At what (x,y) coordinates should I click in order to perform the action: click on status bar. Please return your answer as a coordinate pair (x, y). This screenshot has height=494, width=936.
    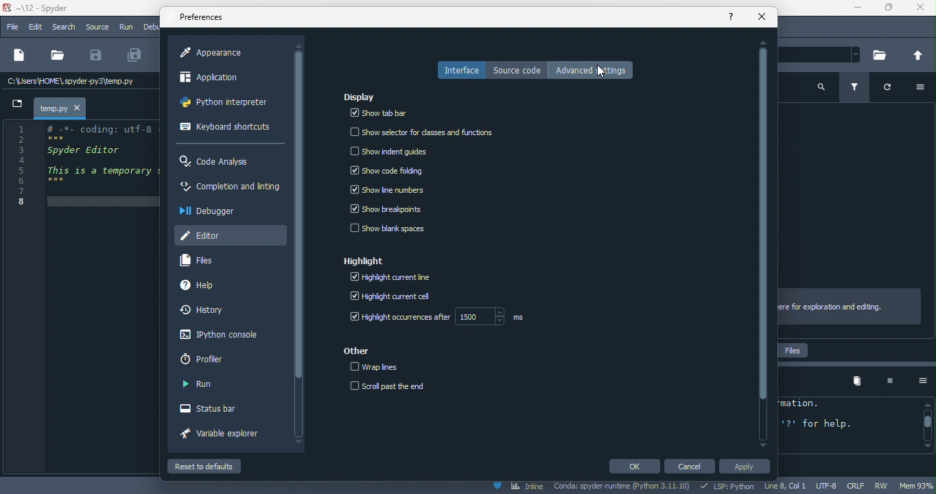
    Looking at the image, I should click on (217, 410).